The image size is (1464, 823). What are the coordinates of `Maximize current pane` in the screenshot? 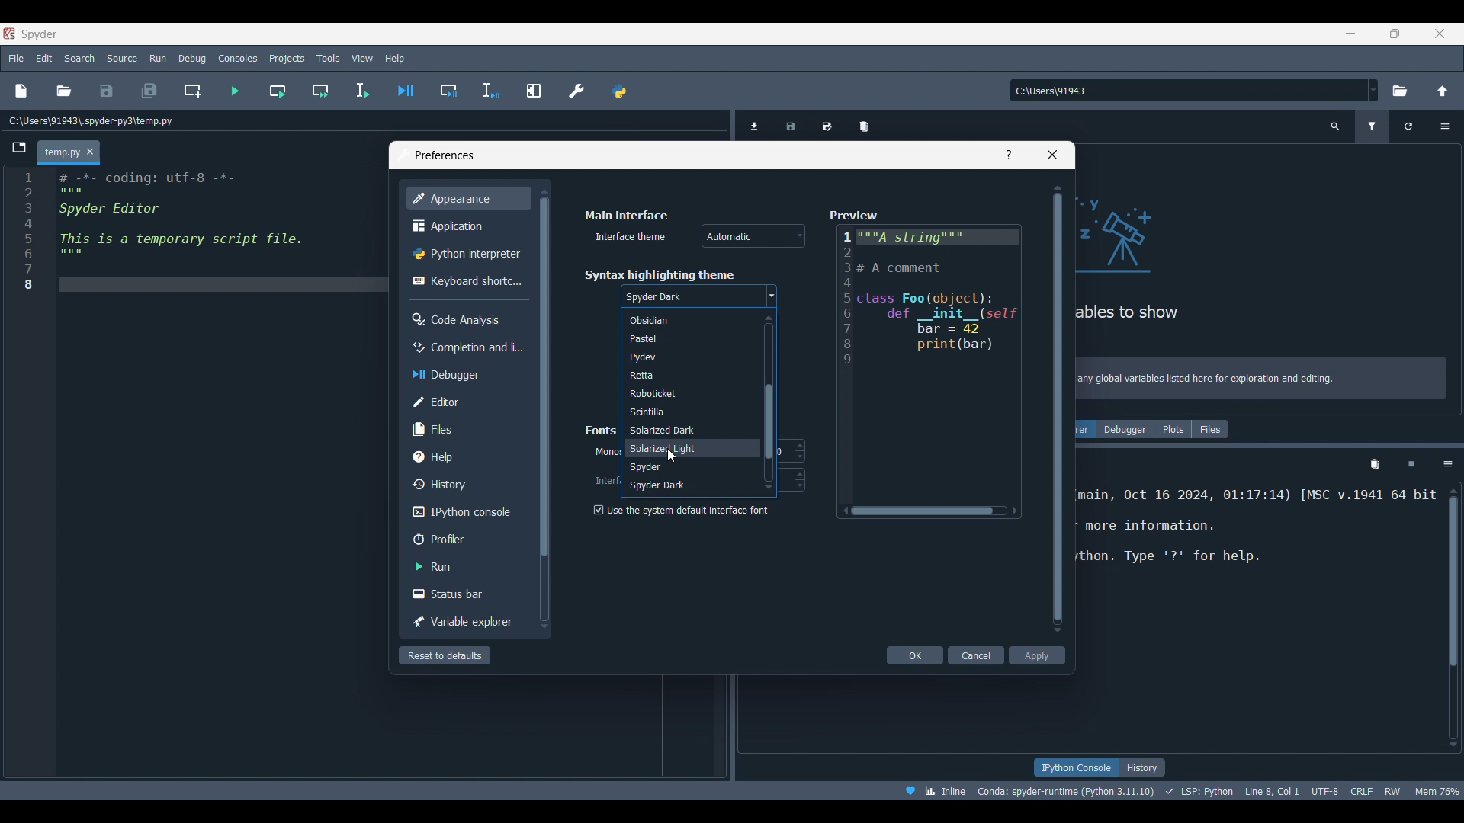 It's located at (534, 91).